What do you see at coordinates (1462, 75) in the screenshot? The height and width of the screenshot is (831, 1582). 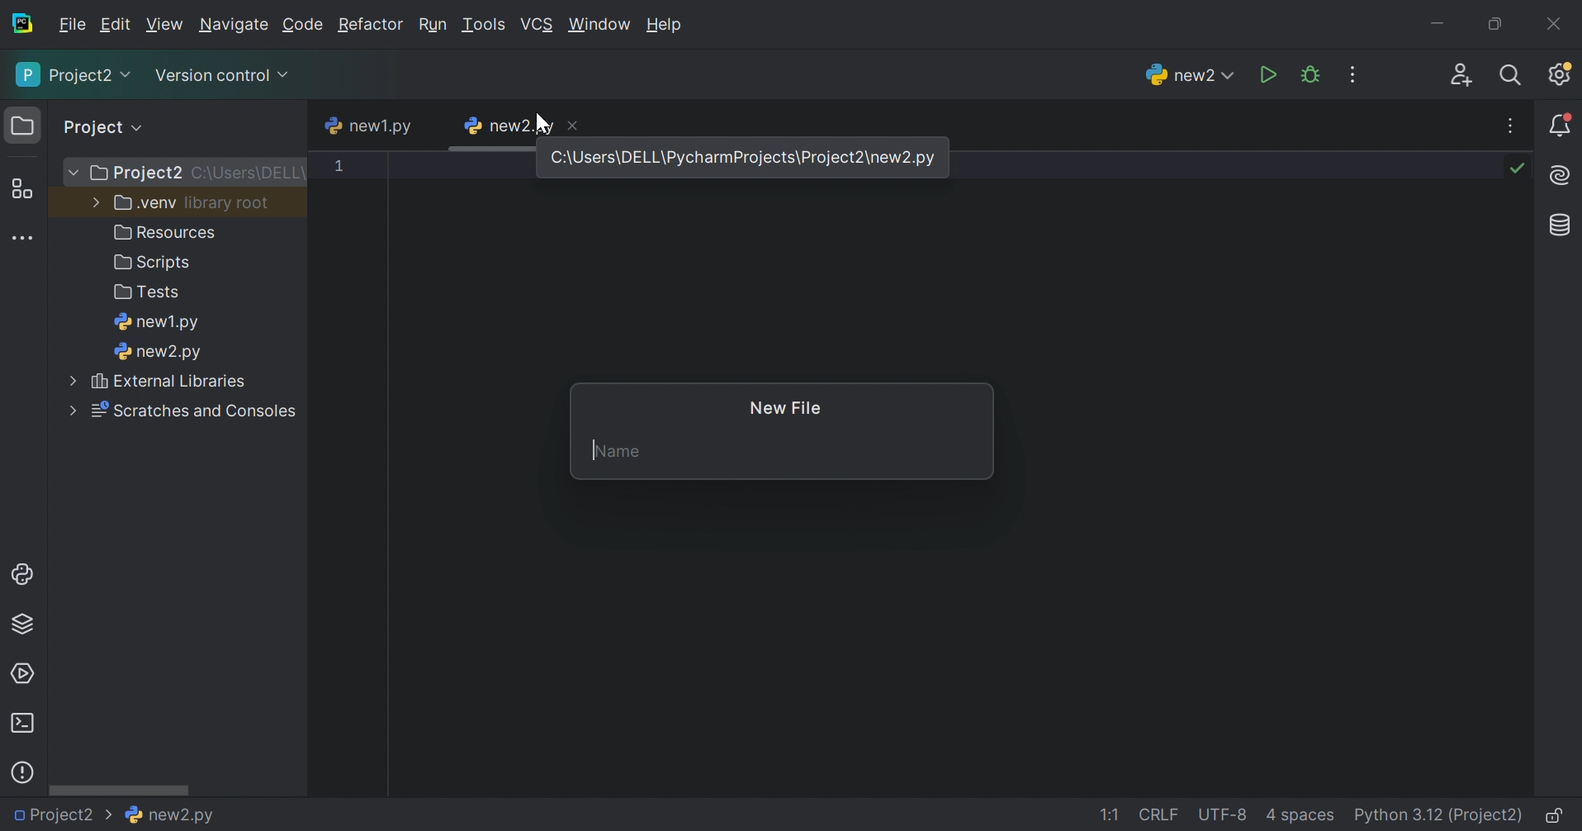 I see `Code with me` at bounding box center [1462, 75].